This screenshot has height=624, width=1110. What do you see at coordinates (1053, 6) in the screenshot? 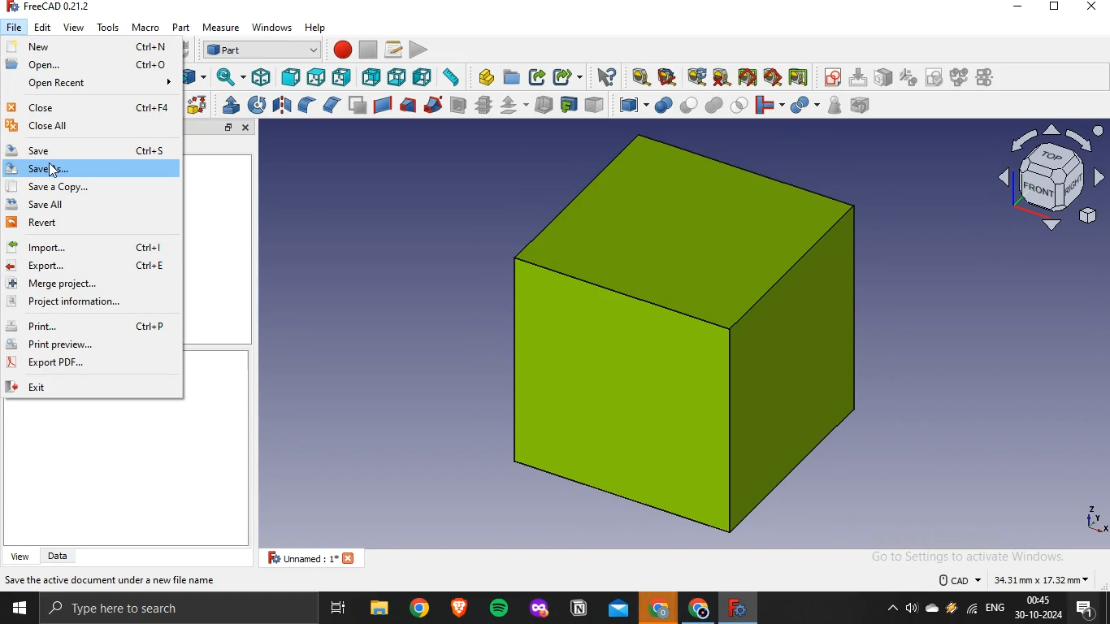
I see `restore` at bounding box center [1053, 6].